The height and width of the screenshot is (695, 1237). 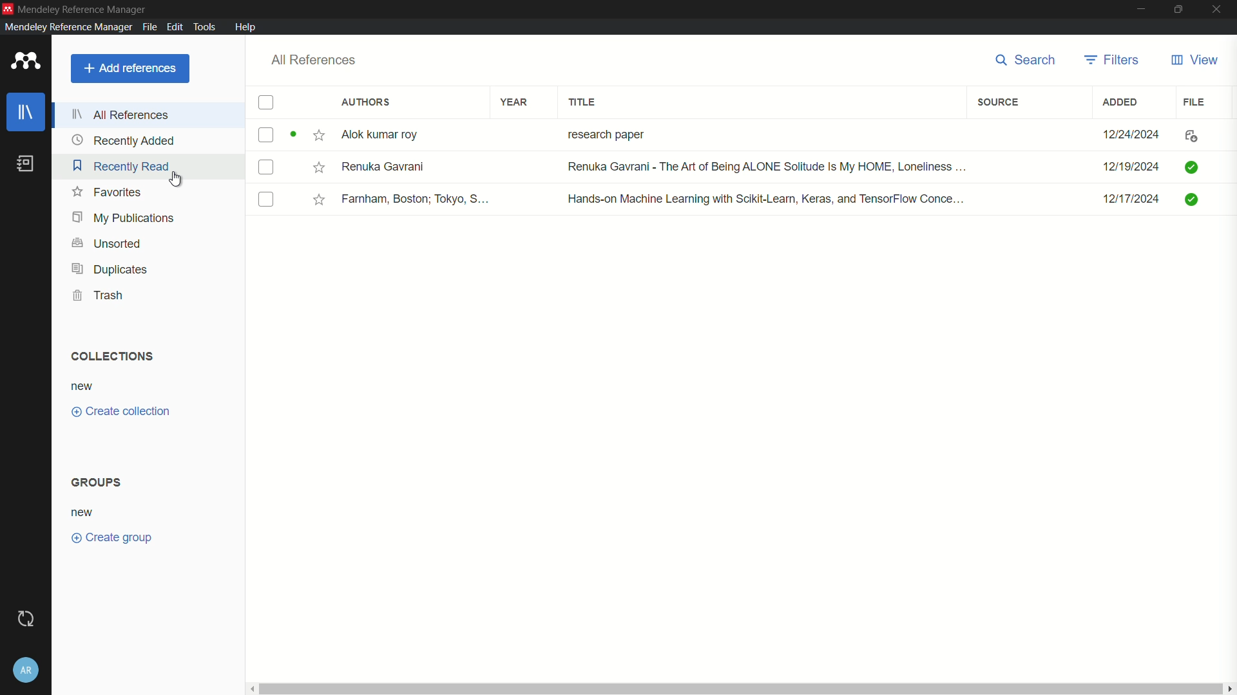 What do you see at coordinates (758, 164) in the screenshot?
I see `The Art of Being ALONE` at bounding box center [758, 164].